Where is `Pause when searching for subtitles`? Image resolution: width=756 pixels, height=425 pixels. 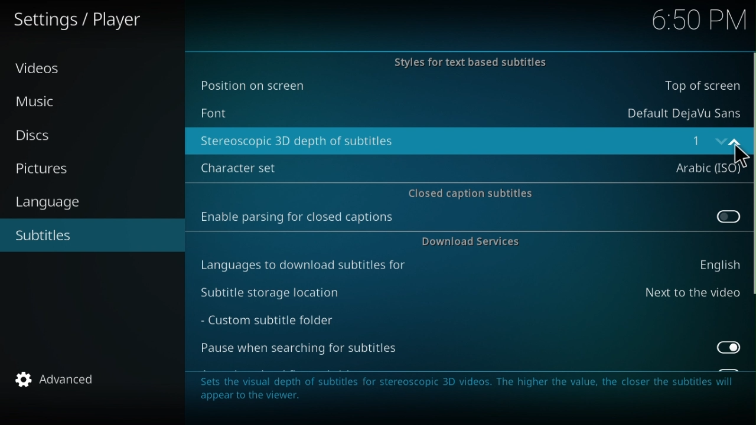
Pause when searching for subtitles is located at coordinates (472, 351).